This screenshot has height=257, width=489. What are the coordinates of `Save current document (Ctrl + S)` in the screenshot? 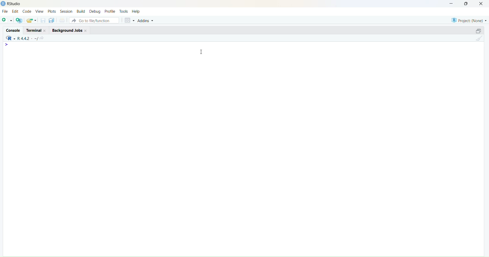 It's located at (43, 21).